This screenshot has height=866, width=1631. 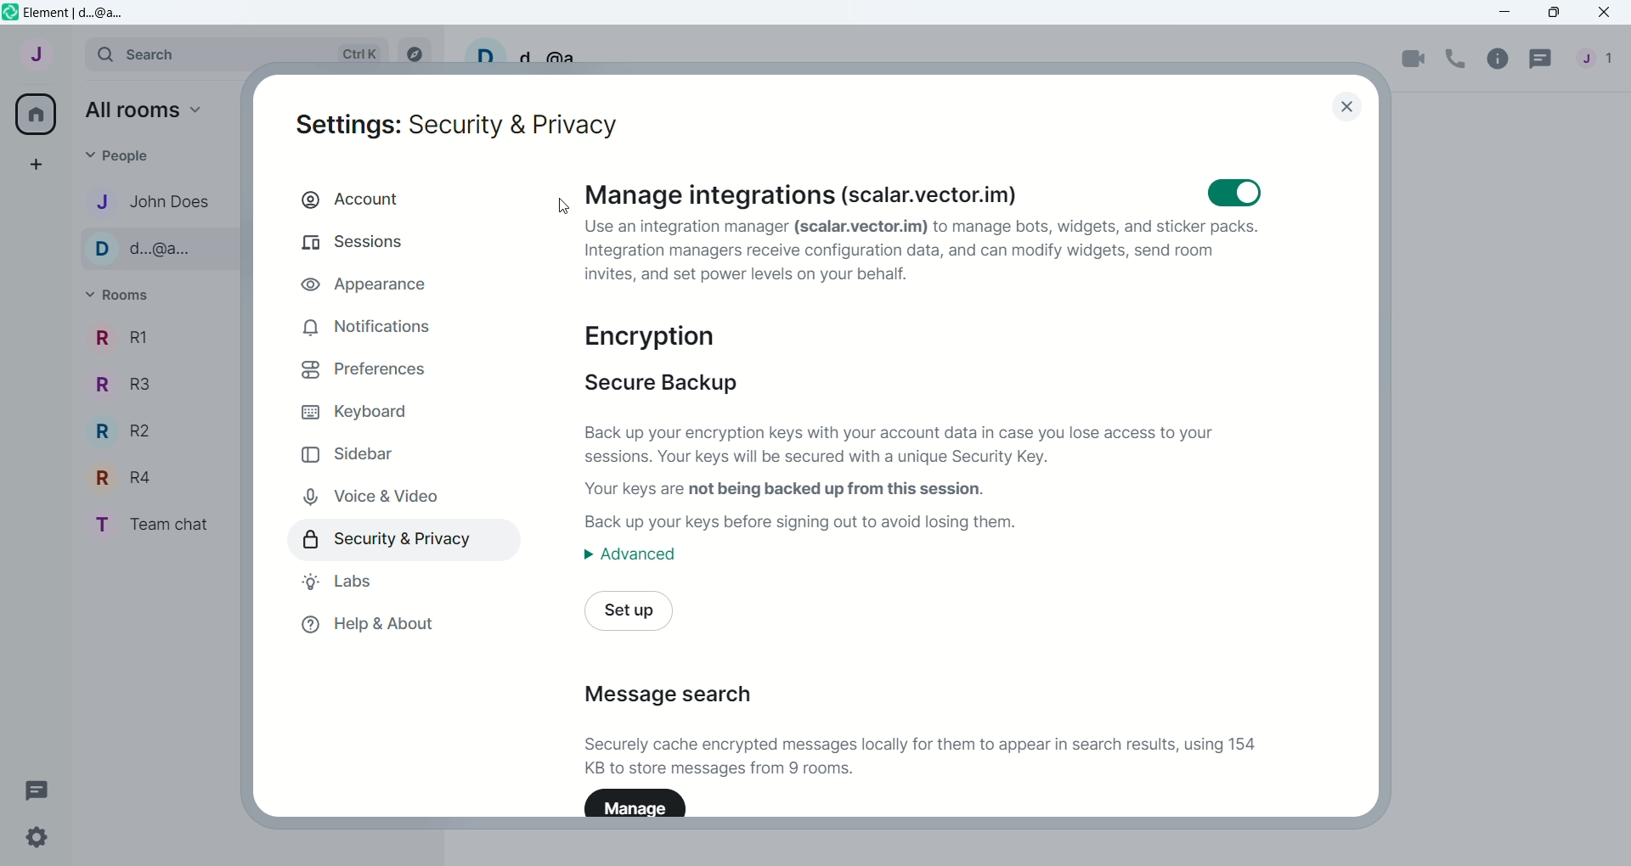 What do you see at coordinates (366, 290) in the screenshot?
I see `appearance` at bounding box center [366, 290].